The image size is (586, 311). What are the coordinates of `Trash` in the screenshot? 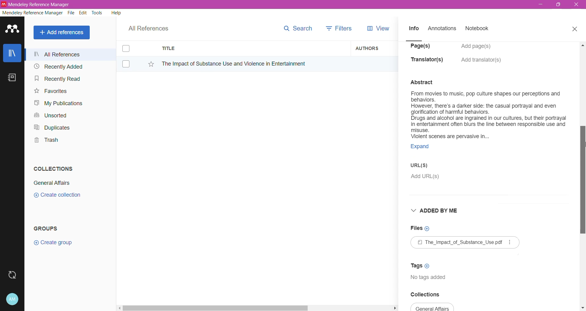 It's located at (45, 141).